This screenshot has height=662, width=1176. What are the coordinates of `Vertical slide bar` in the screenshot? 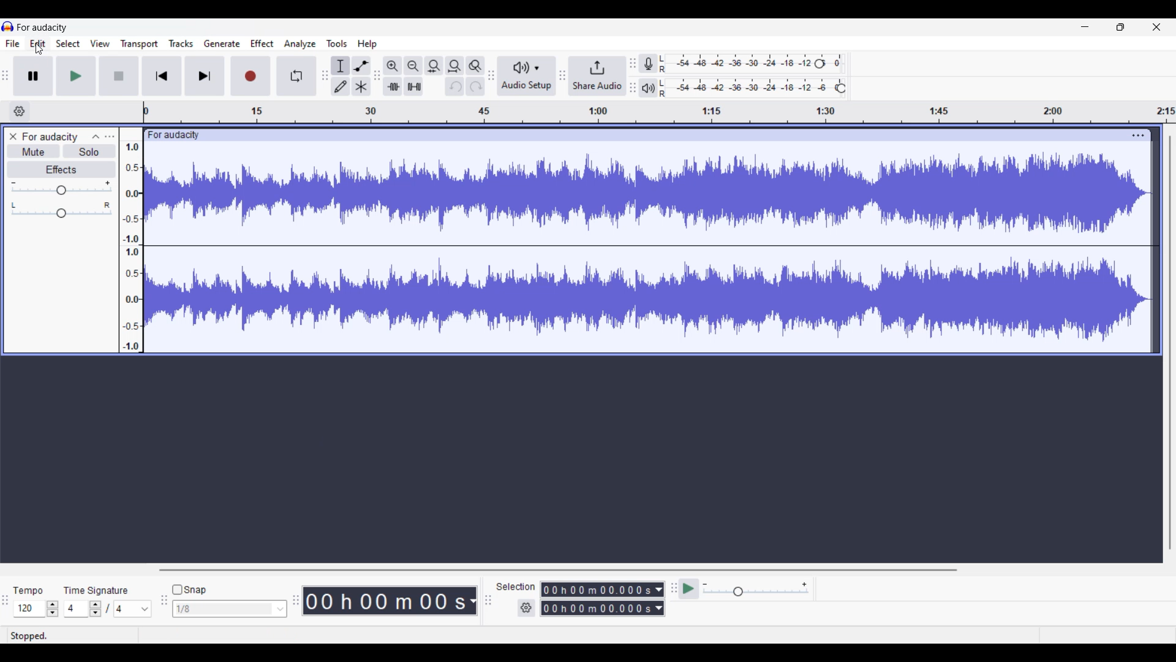 It's located at (1170, 343).